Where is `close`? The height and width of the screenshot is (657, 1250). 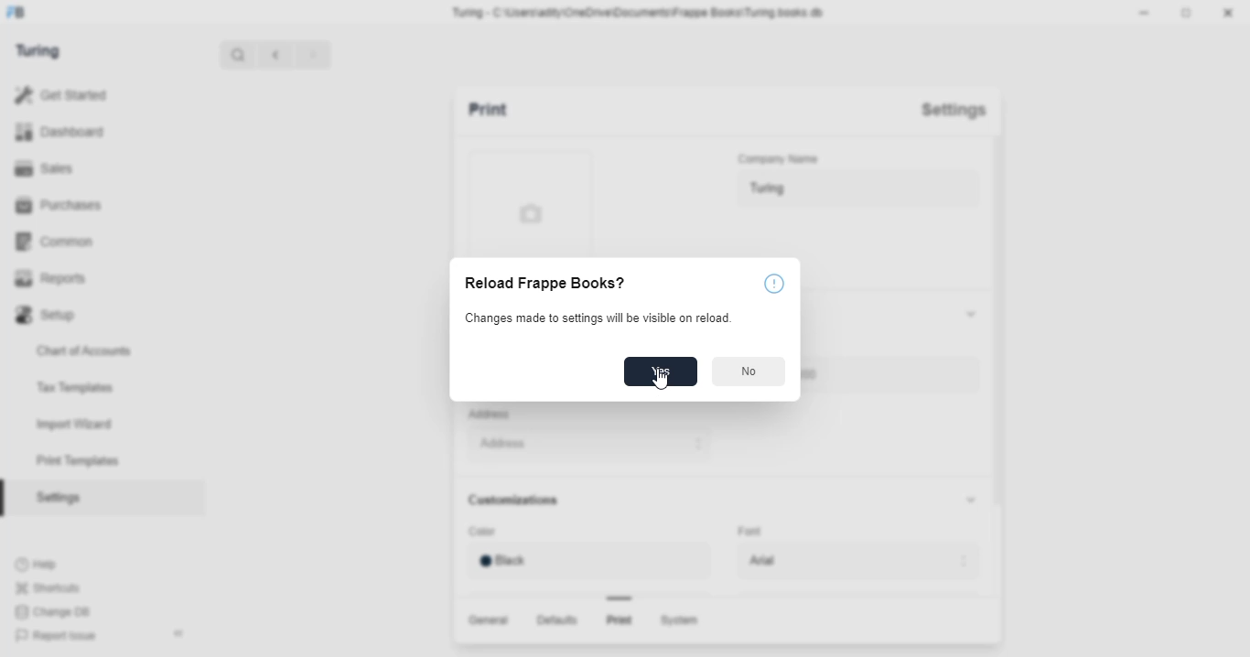 close is located at coordinates (1231, 14).